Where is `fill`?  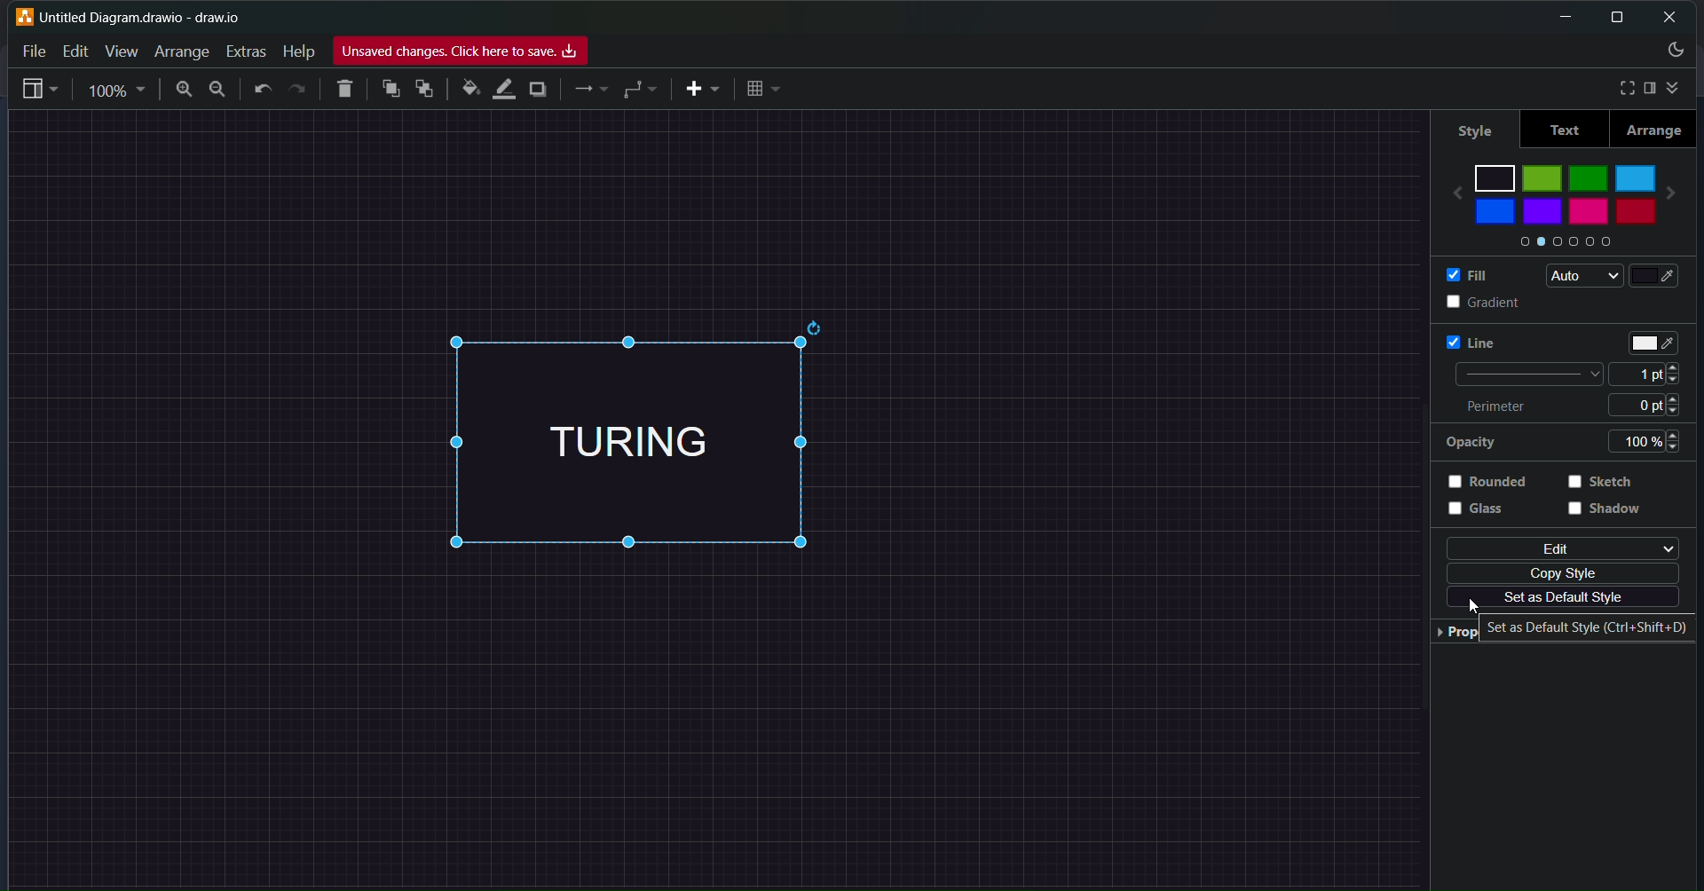 fill is located at coordinates (1461, 273).